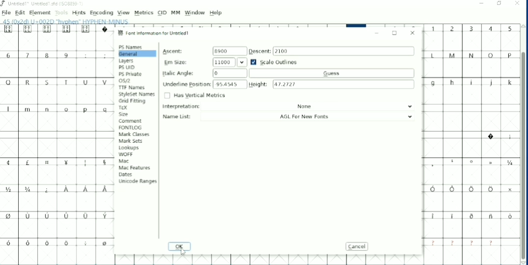 The height and width of the screenshot is (265, 528). What do you see at coordinates (205, 62) in the screenshot?
I see `Em Size` at bounding box center [205, 62].